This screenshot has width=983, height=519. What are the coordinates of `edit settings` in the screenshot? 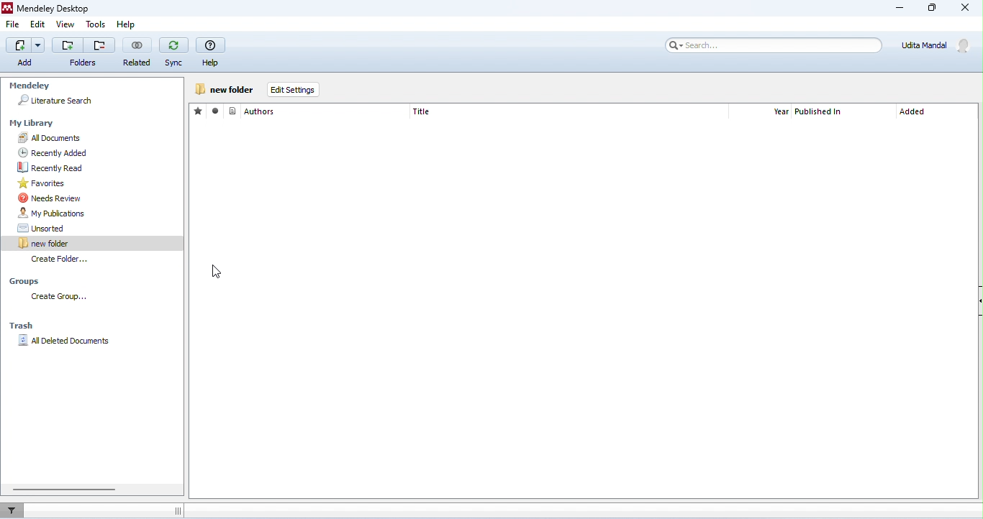 It's located at (291, 90).